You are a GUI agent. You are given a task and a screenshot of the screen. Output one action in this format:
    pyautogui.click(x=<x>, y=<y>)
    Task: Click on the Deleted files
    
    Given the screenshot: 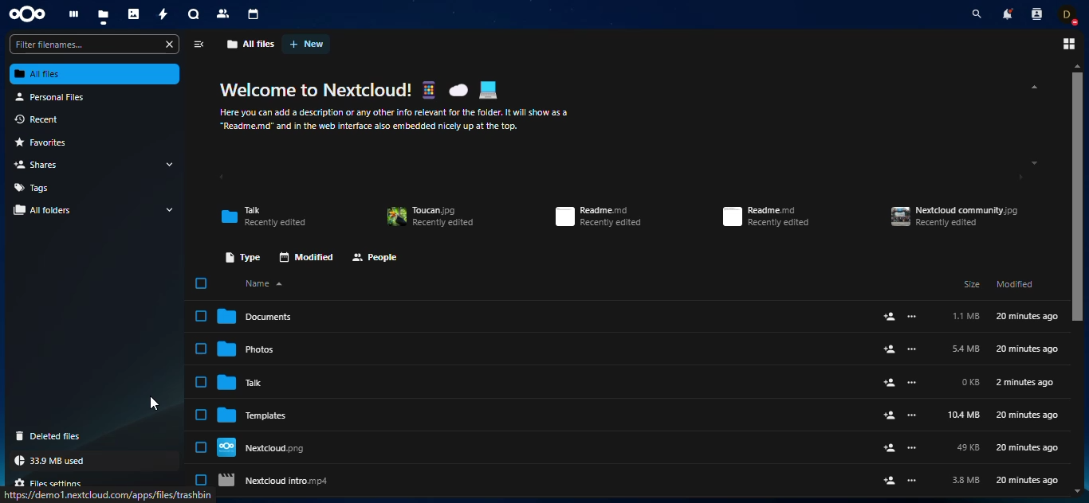 What is the action you would take?
    pyautogui.click(x=47, y=436)
    